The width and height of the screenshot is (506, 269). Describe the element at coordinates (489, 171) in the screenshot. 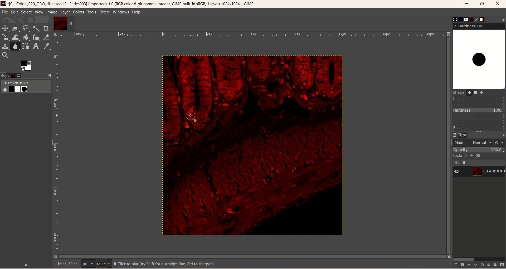

I see `layer1` at that location.